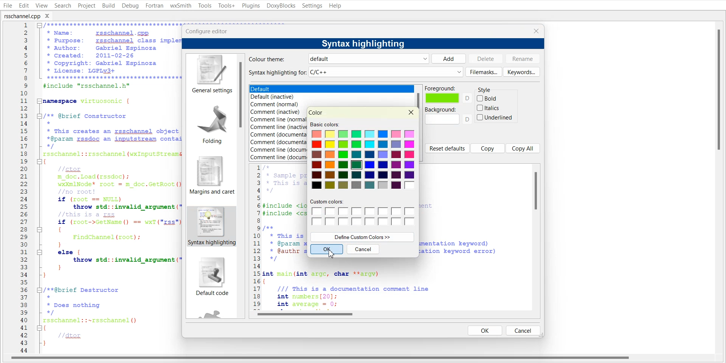 Image resolution: width=726 pixels, height=363 pixels. Describe the element at coordinates (411, 112) in the screenshot. I see `Close` at that location.